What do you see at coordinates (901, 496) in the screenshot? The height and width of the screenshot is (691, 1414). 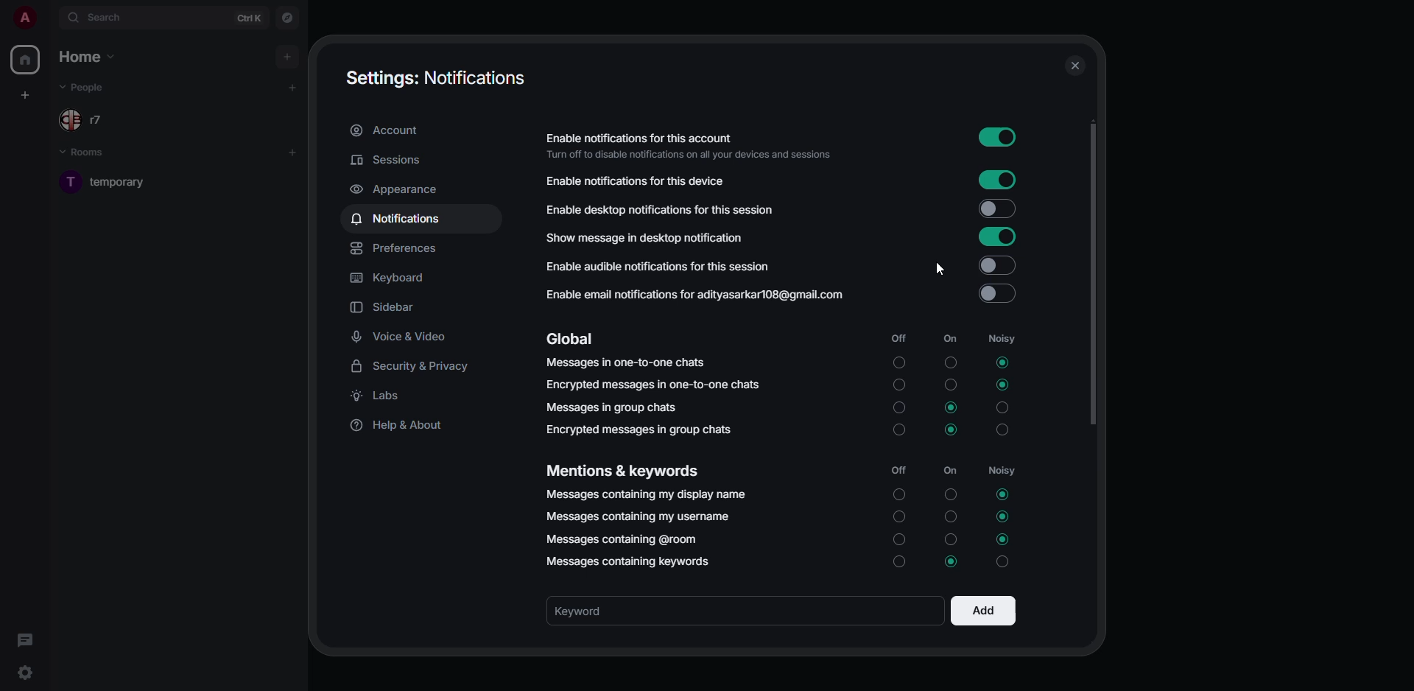 I see `Off Unselected` at bounding box center [901, 496].